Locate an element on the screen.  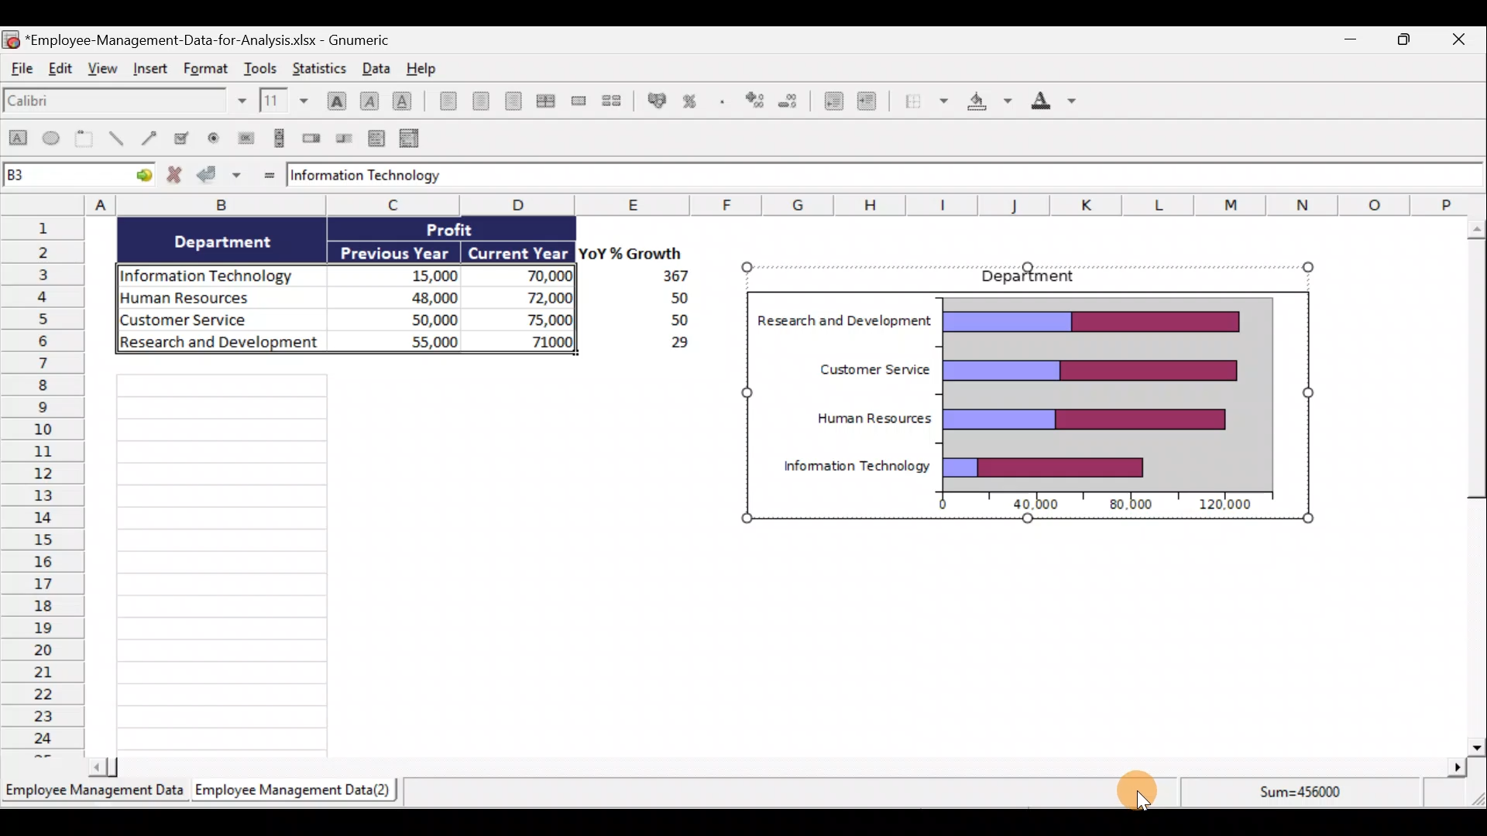
Sum is located at coordinates (1309, 796).